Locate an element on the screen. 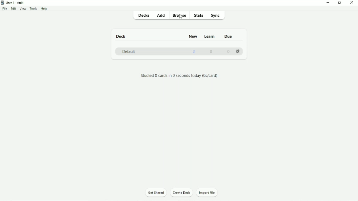 The image size is (358, 201). Minimize is located at coordinates (328, 3).